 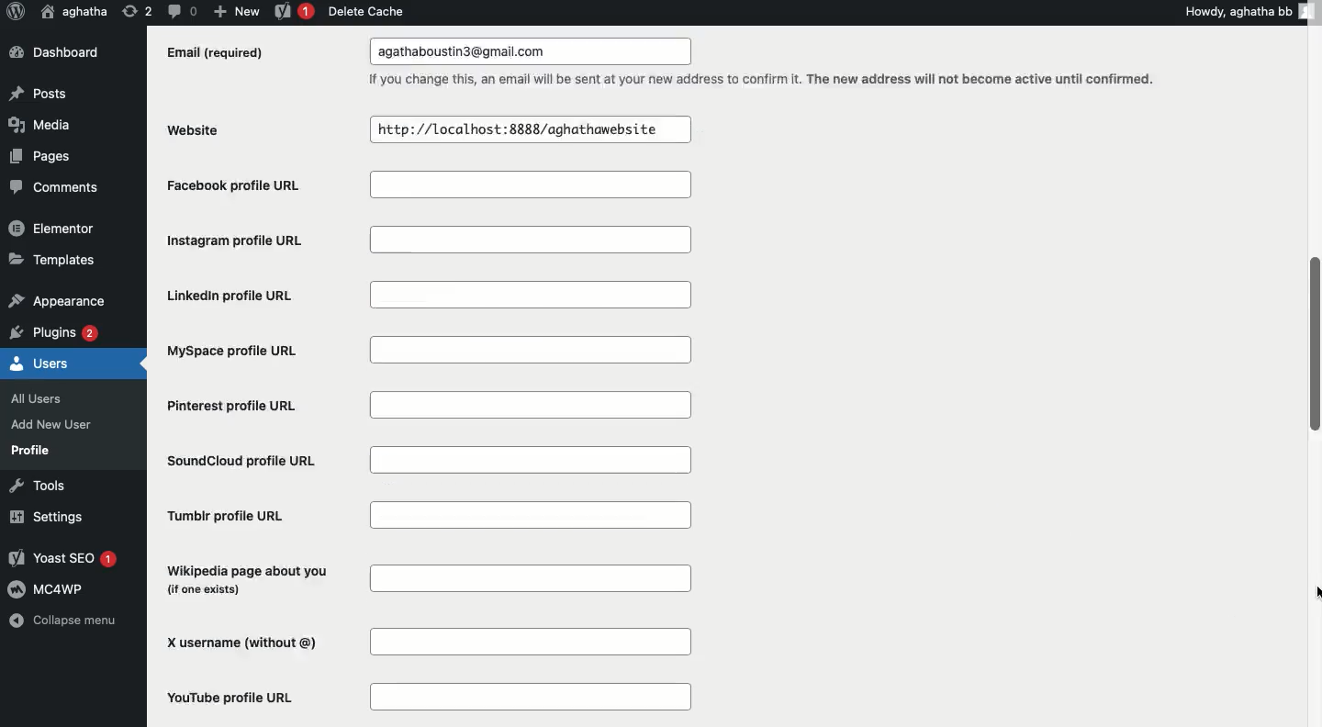 I want to click on Users, so click(x=40, y=362).